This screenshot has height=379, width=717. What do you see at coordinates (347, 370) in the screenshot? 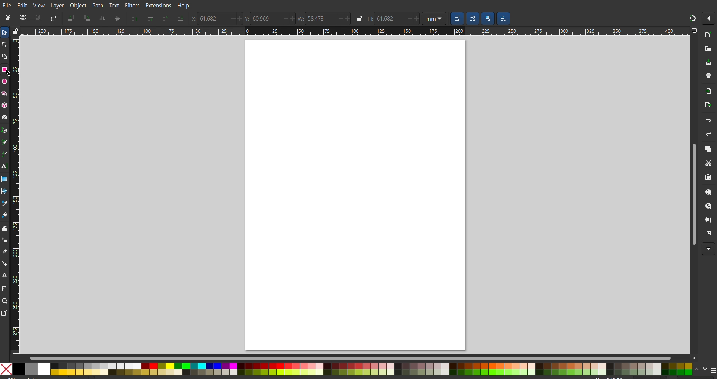
I see `Color Options` at bounding box center [347, 370].